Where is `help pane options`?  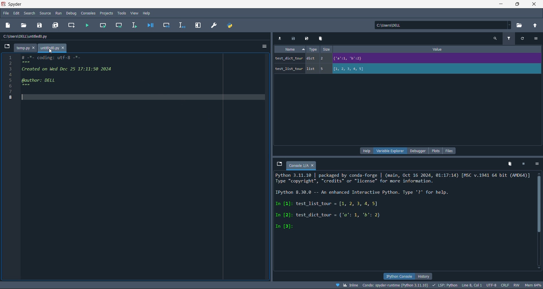
help pane options is located at coordinates (365, 151).